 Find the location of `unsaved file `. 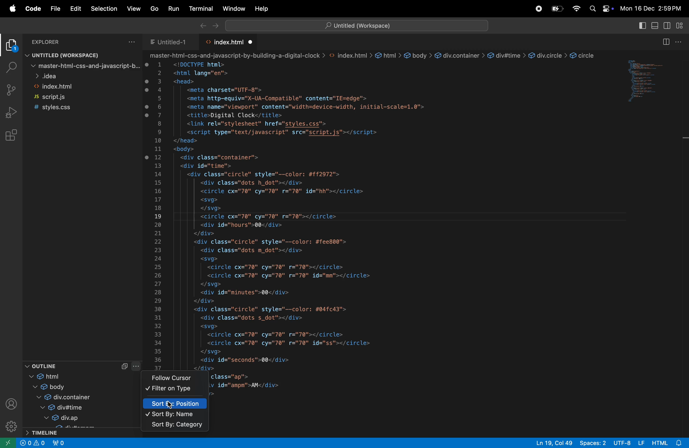

unsaved file  is located at coordinates (252, 42).